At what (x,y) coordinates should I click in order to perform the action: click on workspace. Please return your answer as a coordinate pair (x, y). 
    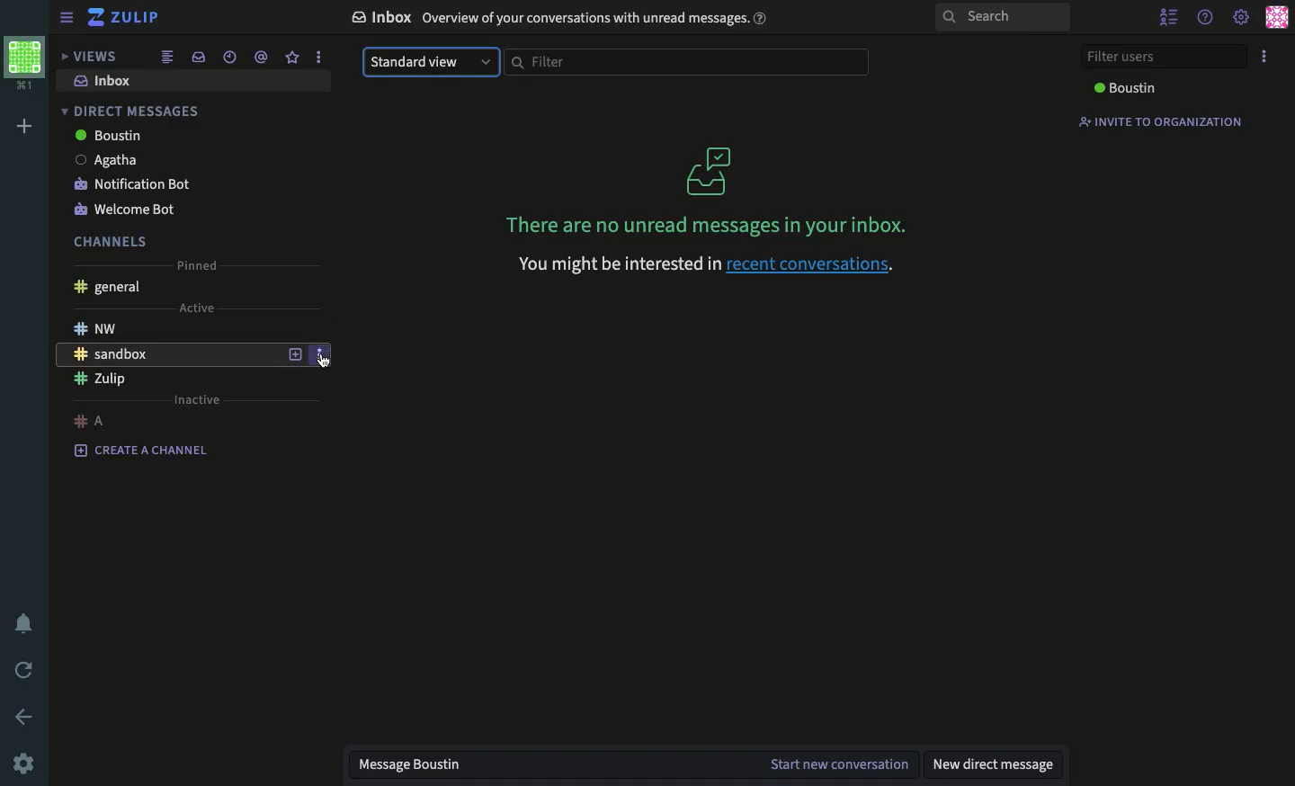
    Looking at the image, I should click on (24, 64).